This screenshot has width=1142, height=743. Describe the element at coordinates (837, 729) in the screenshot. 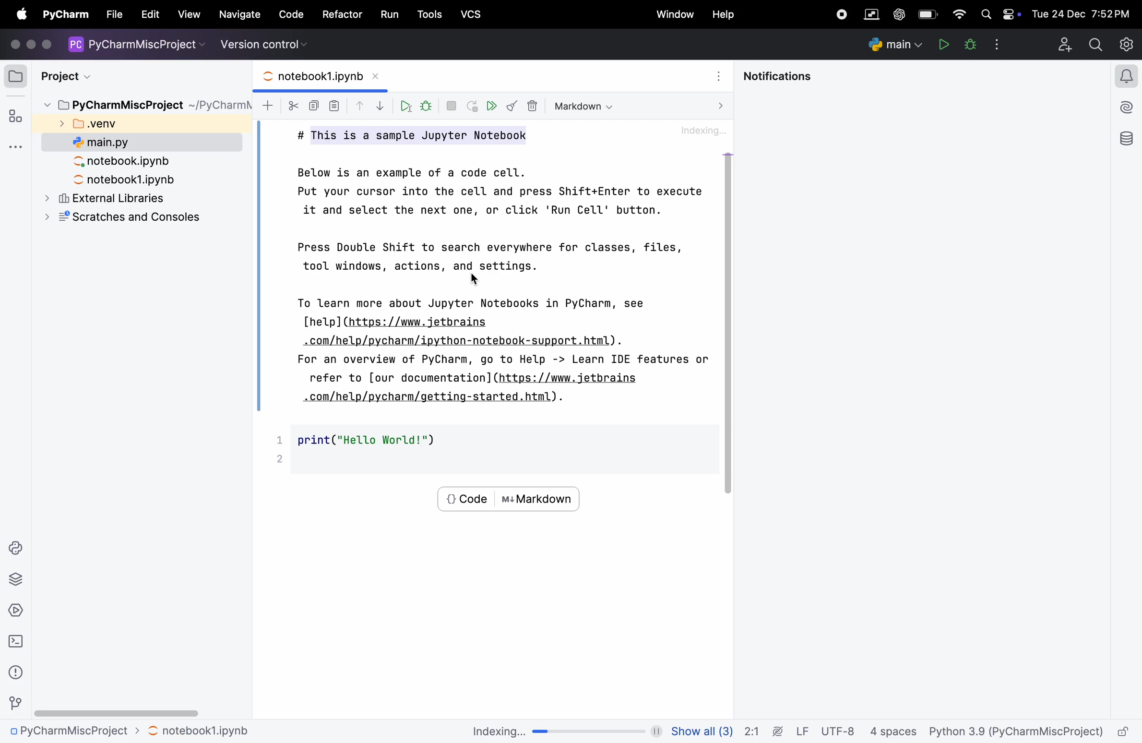

I see `Utf -8` at that location.